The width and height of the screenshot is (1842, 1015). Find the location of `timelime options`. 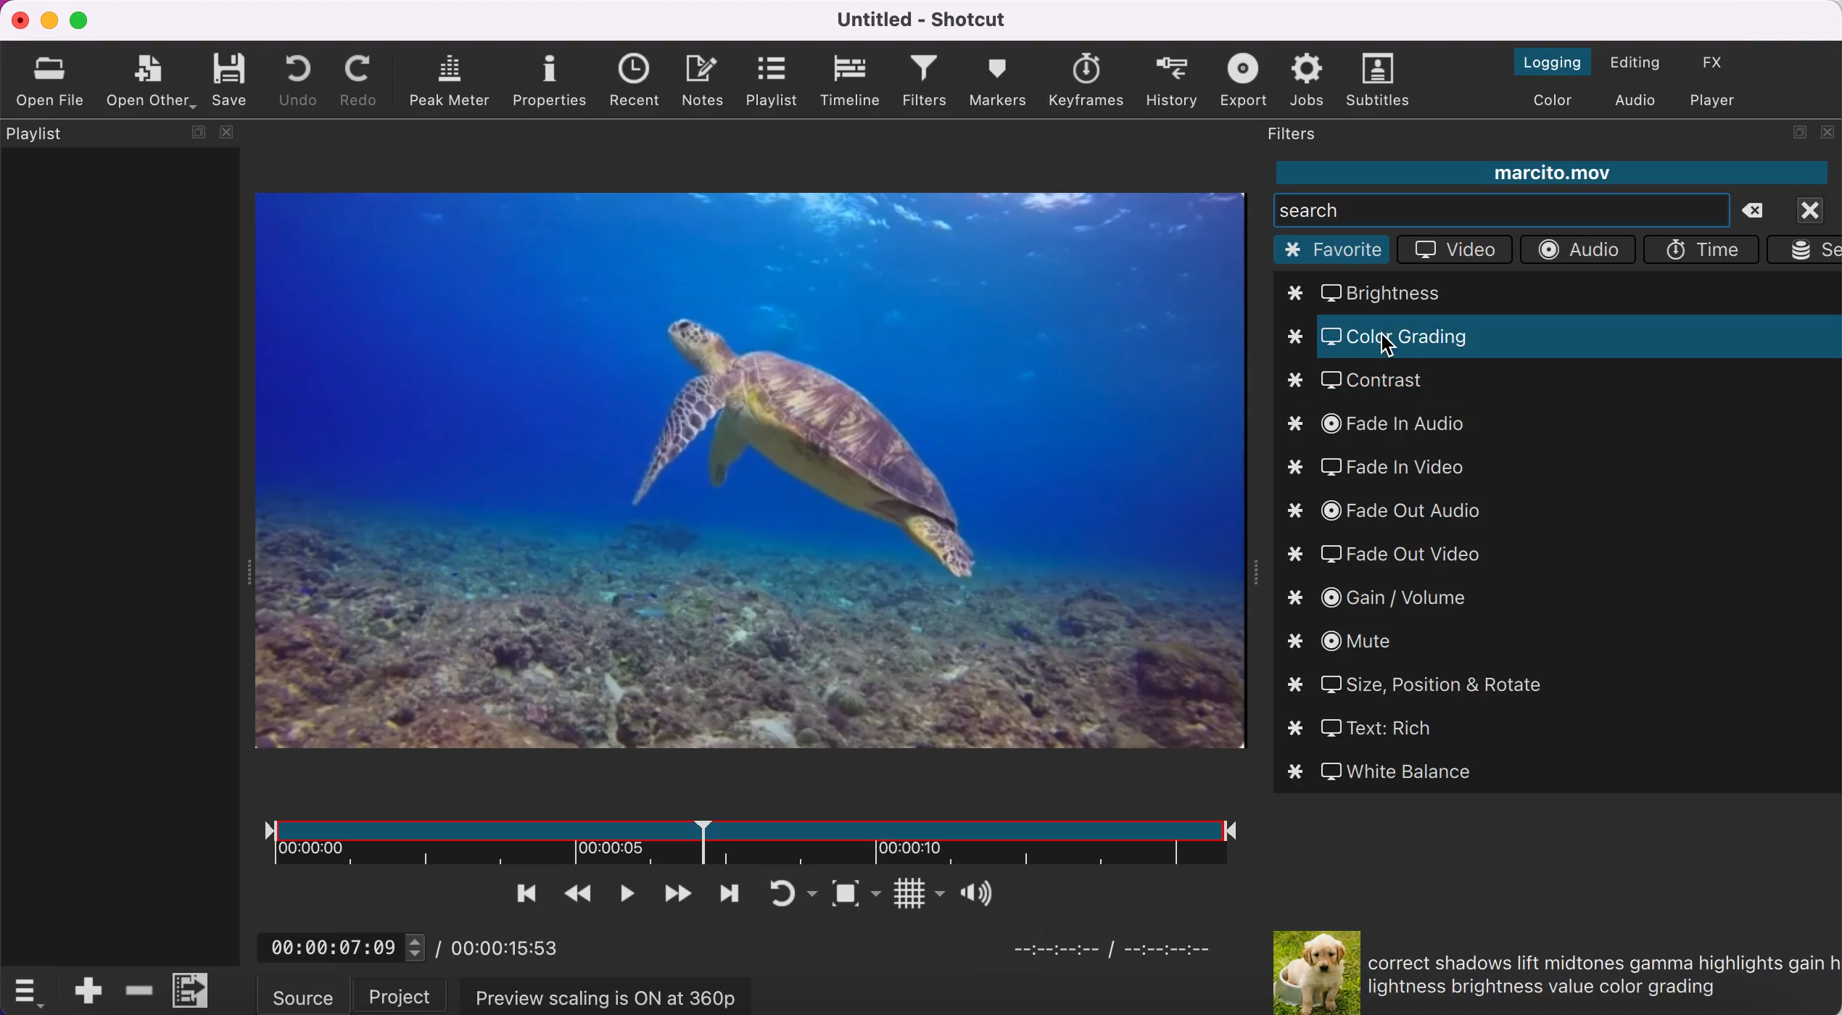

timelime options is located at coordinates (30, 992).